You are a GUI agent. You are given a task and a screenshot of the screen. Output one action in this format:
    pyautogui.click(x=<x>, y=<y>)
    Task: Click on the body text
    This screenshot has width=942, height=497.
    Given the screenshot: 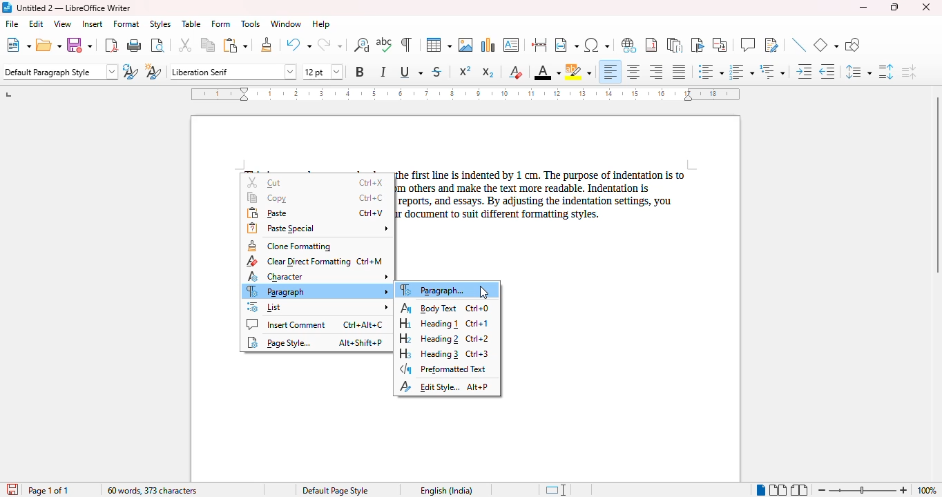 What is the action you would take?
    pyautogui.click(x=445, y=308)
    